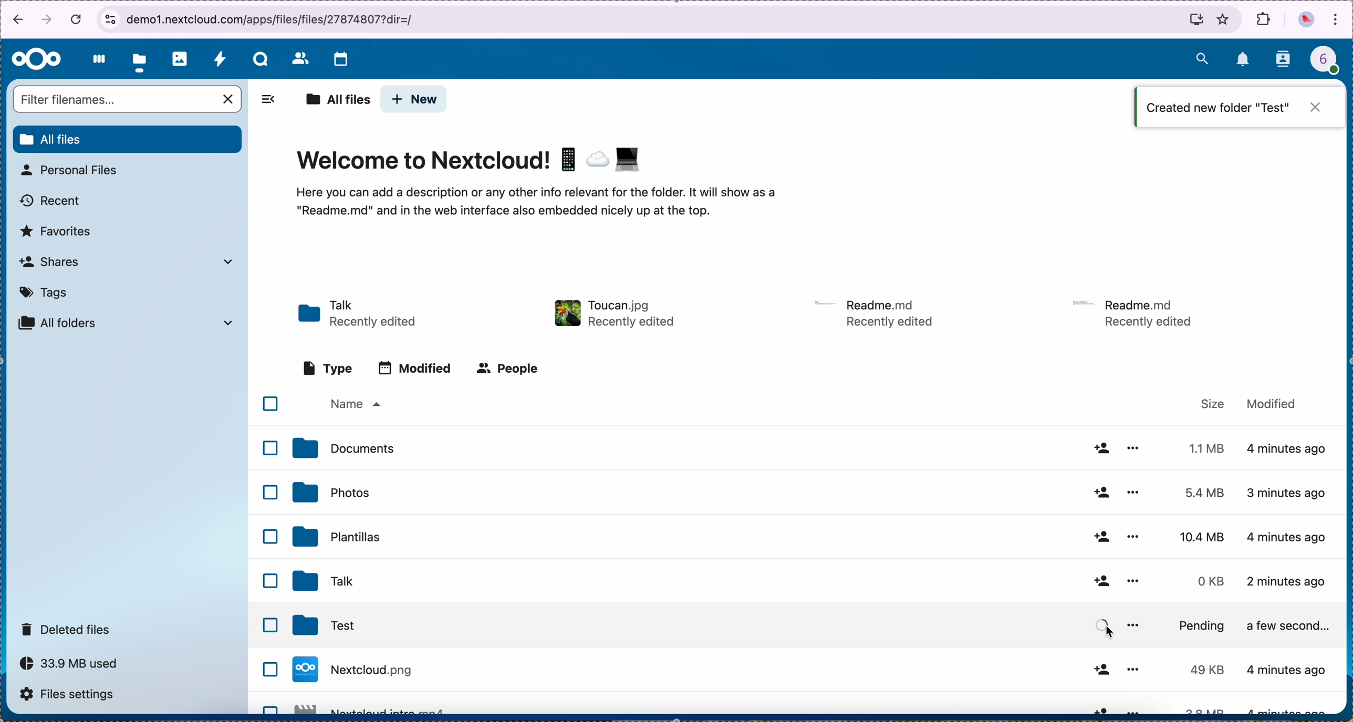  Describe the element at coordinates (96, 59) in the screenshot. I see `dashboard` at that location.